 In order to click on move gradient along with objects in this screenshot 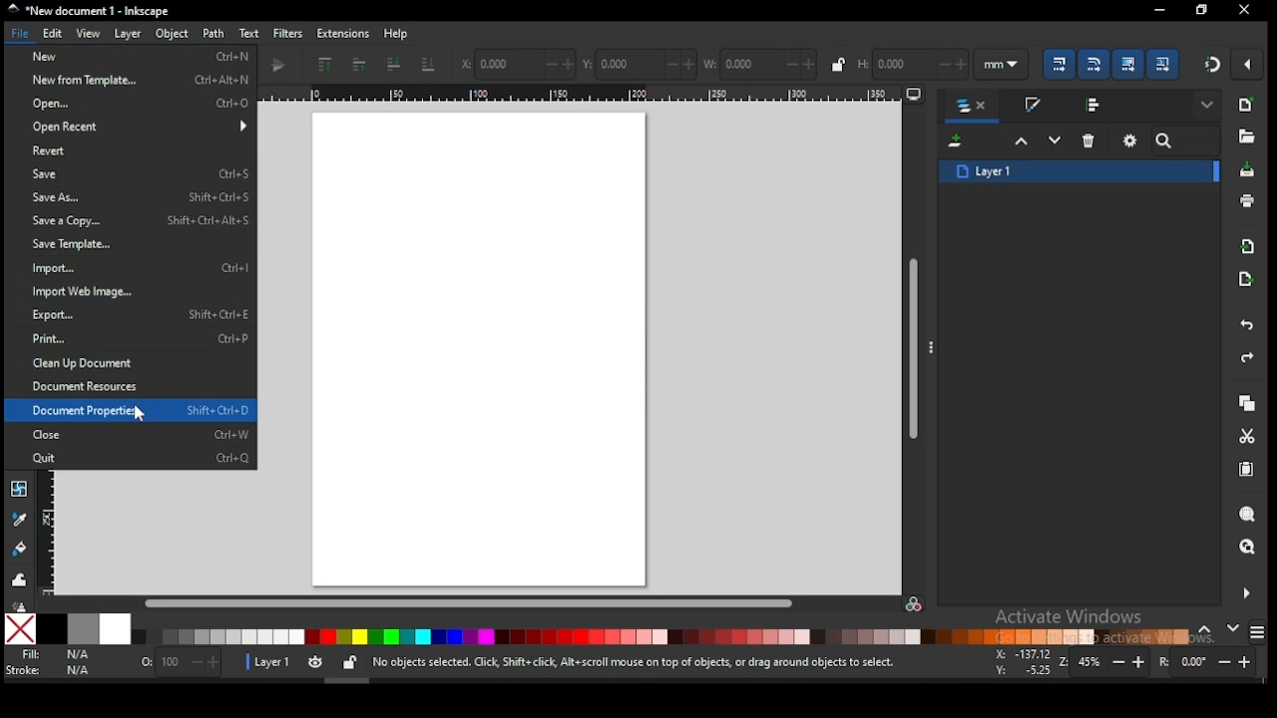, I will do `click(1128, 64)`.